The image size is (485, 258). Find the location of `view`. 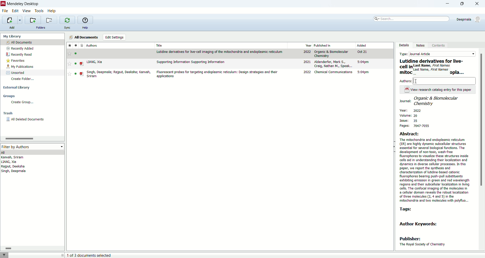

view is located at coordinates (27, 11).